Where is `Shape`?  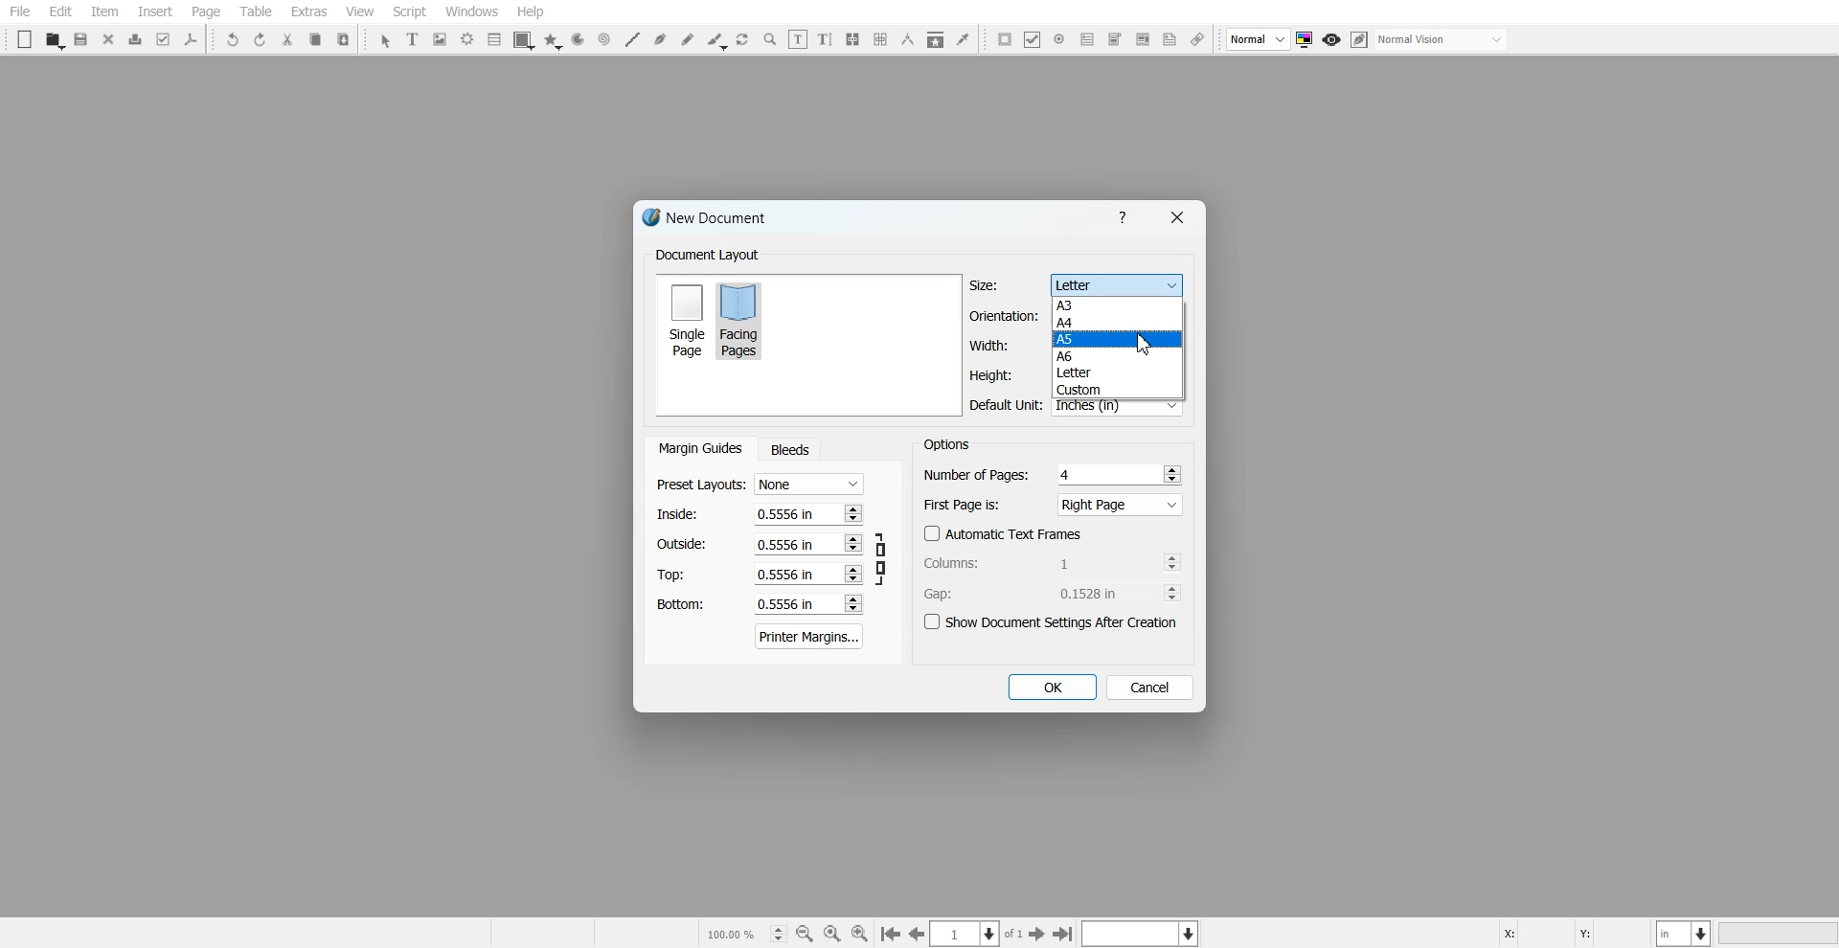
Shape is located at coordinates (524, 40).